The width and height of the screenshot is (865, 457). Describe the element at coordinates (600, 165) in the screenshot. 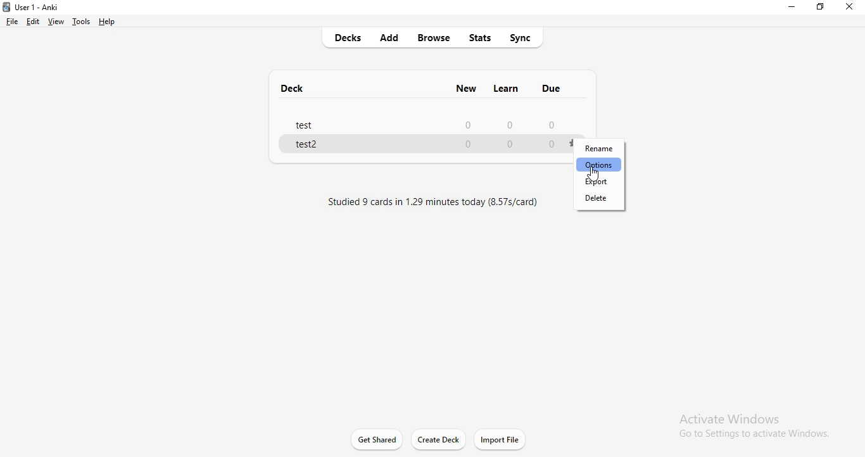

I see `options` at that location.